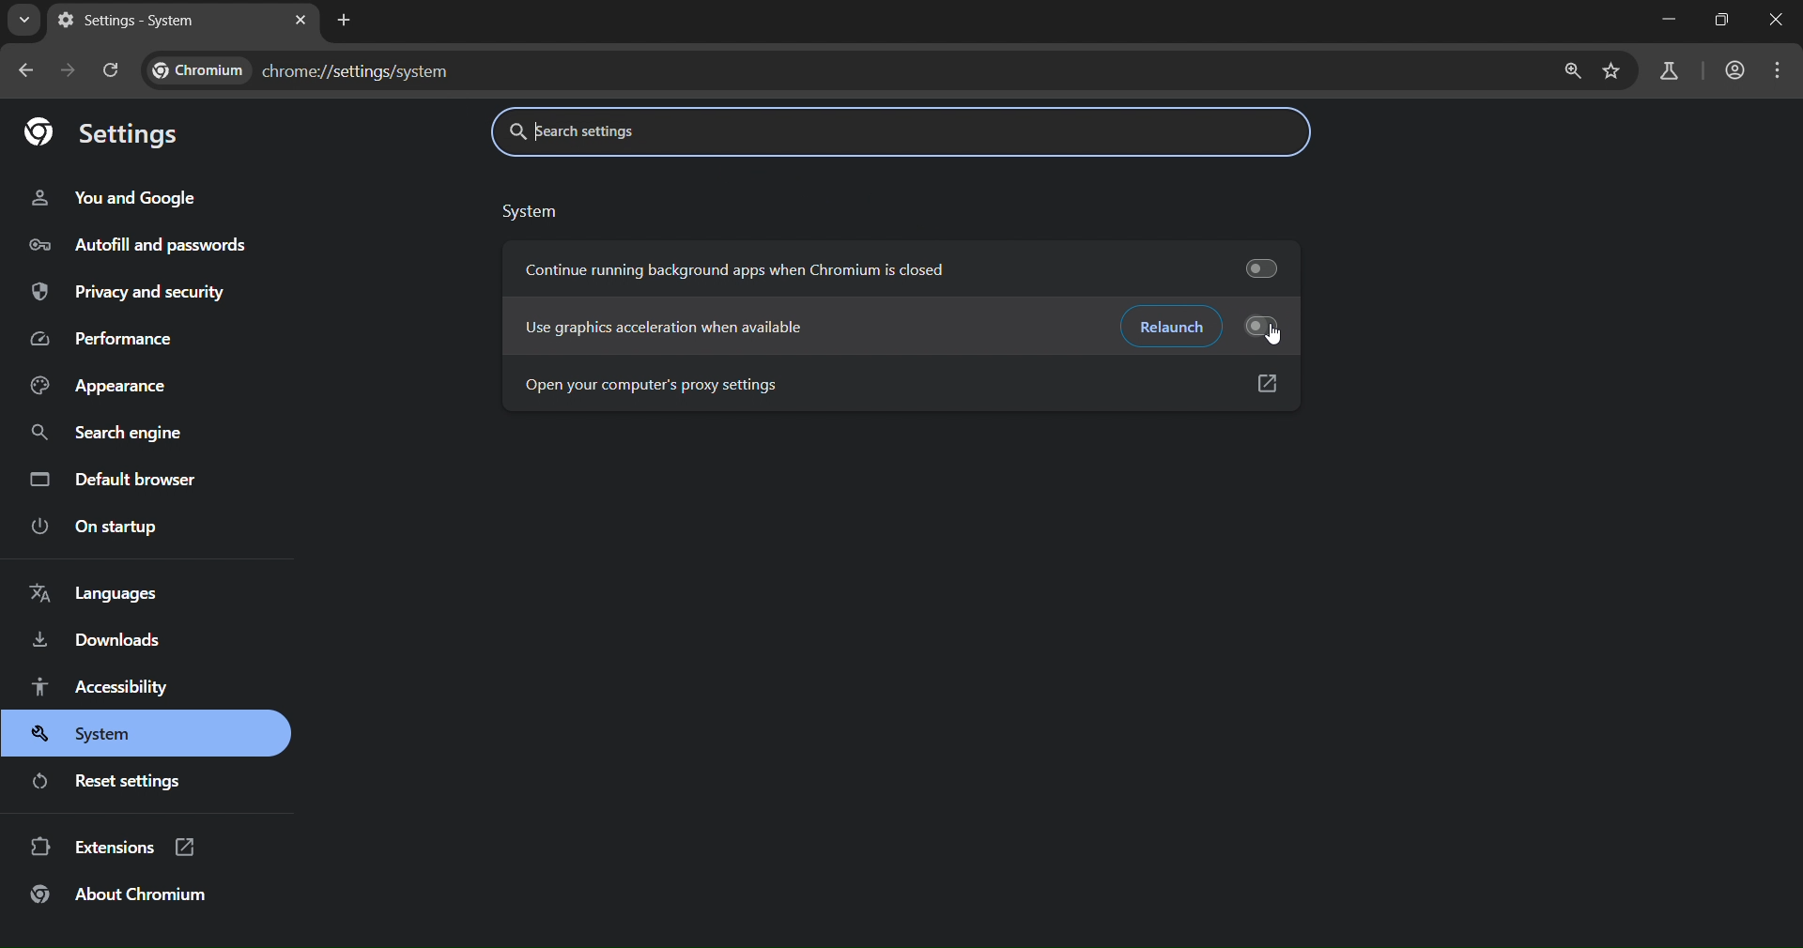 The height and width of the screenshot is (948, 1803). I want to click on Minimize, so click(1667, 19).